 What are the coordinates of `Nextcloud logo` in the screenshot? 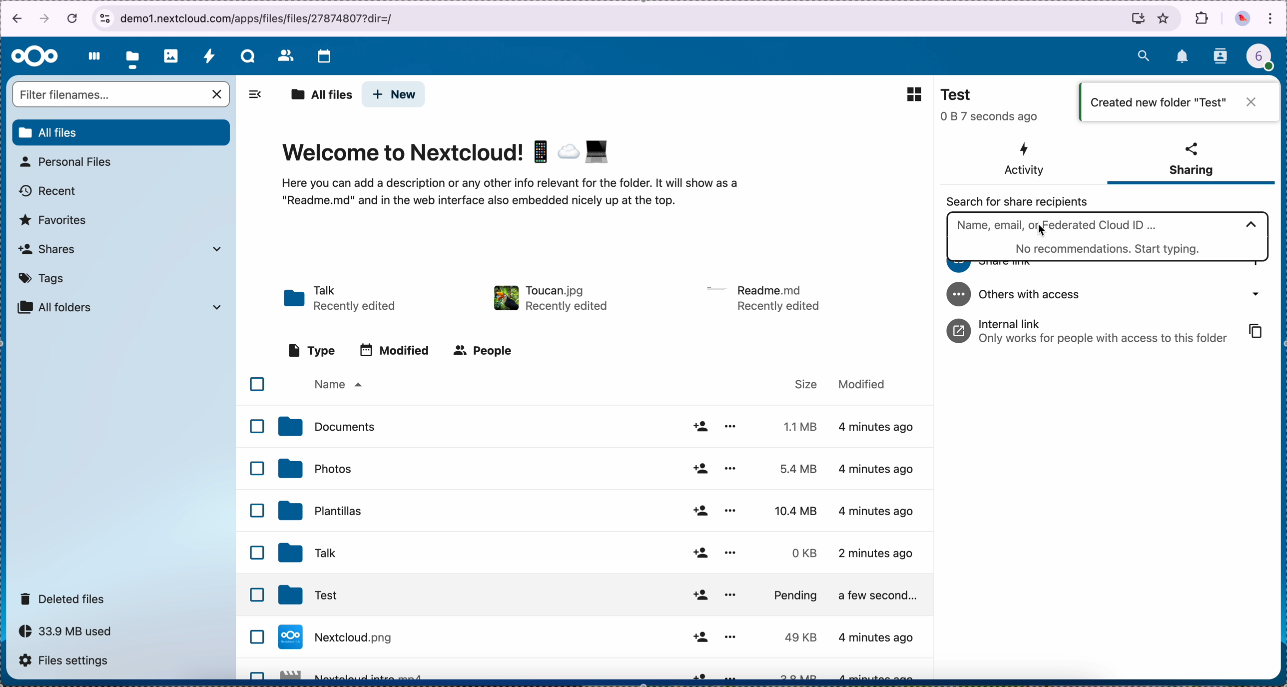 It's located at (35, 57).